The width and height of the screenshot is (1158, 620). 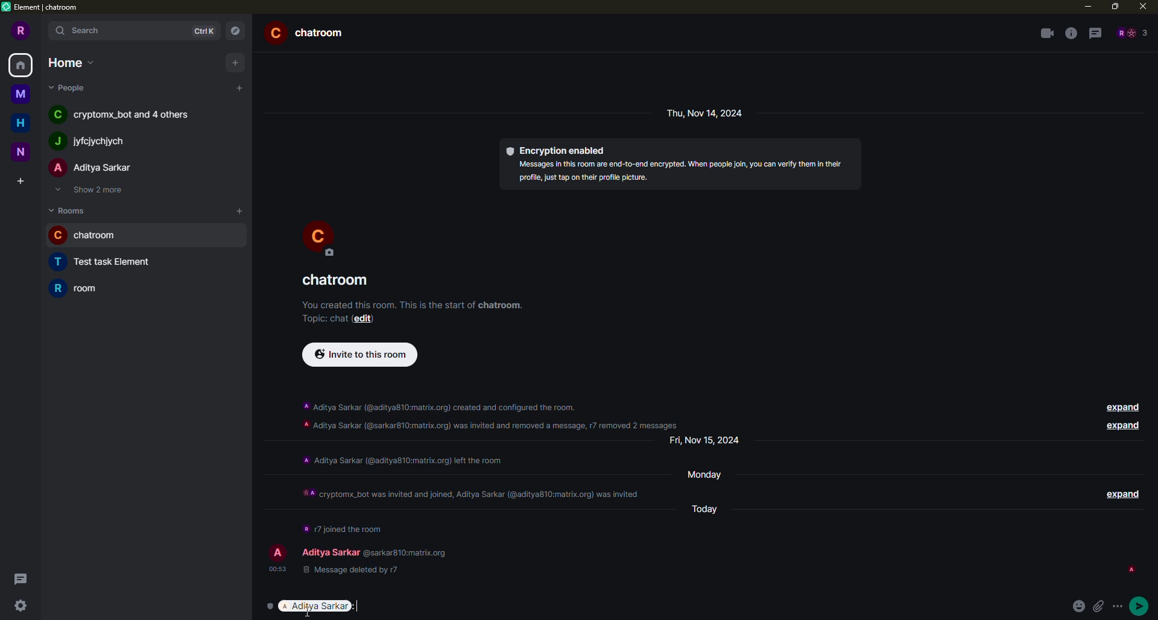 I want to click on expand, so click(x=1121, y=426).